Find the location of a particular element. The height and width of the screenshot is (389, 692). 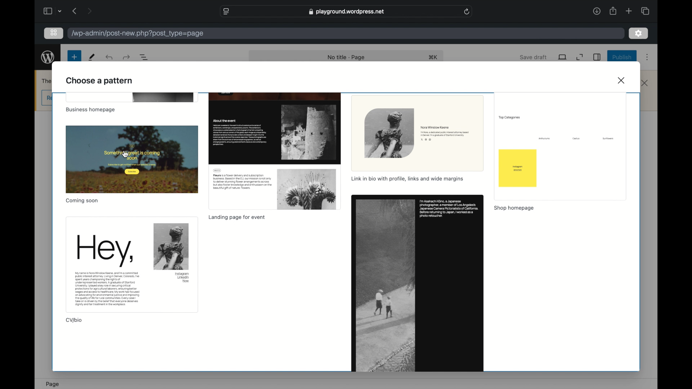

next page is located at coordinates (89, 11).